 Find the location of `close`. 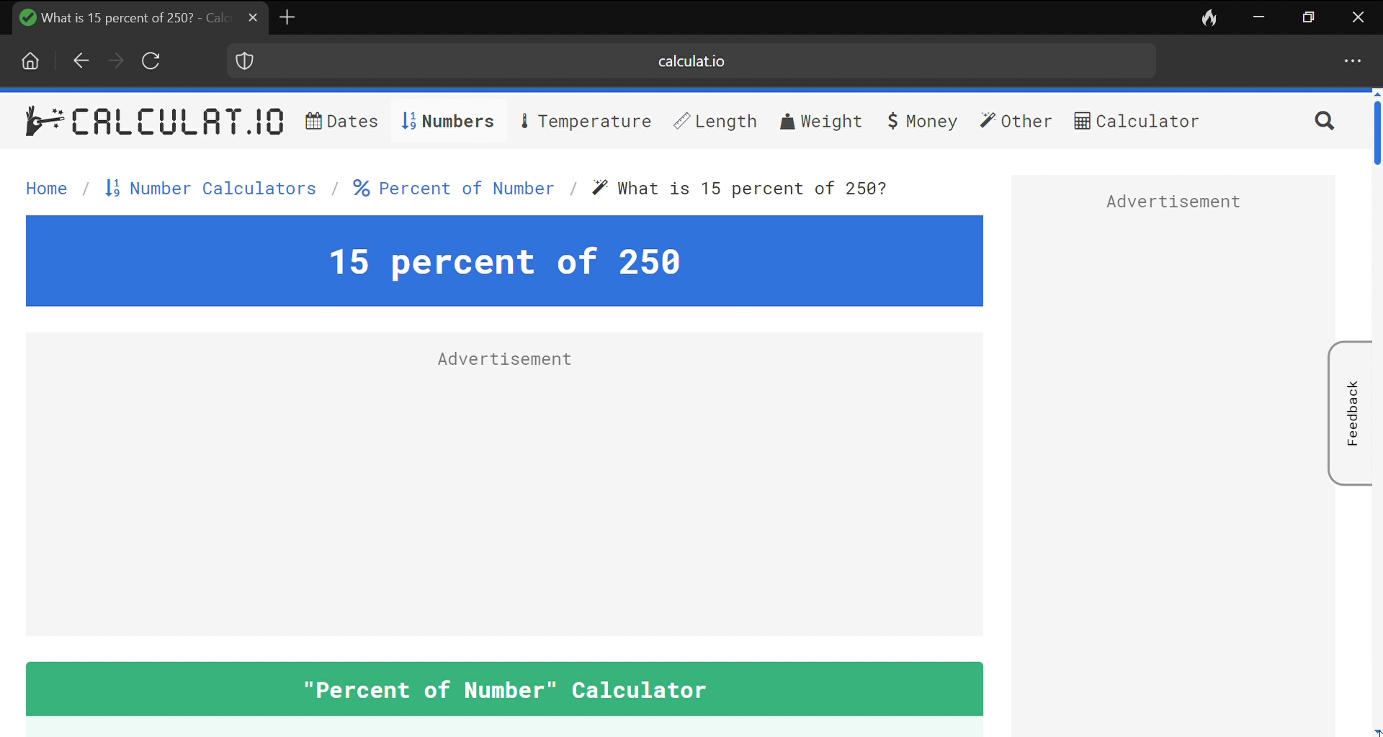

close is located at coordinates (1356, 17).